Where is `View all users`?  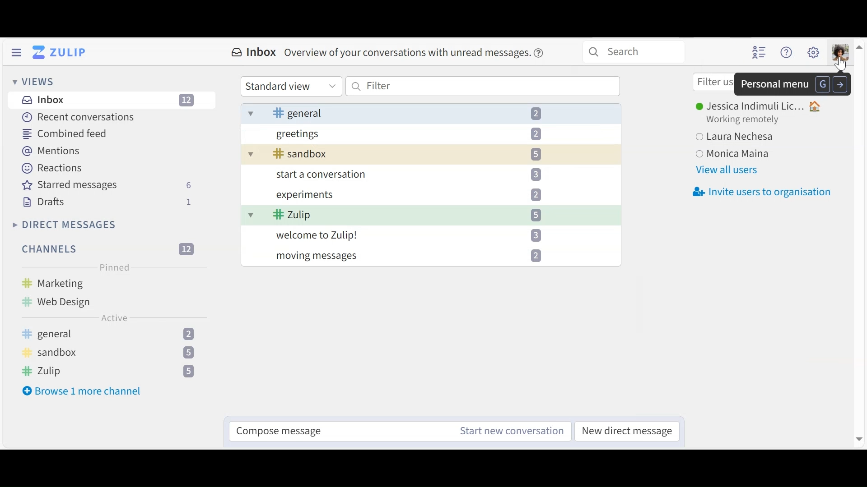
View all users is located at coordinates (728, 170).